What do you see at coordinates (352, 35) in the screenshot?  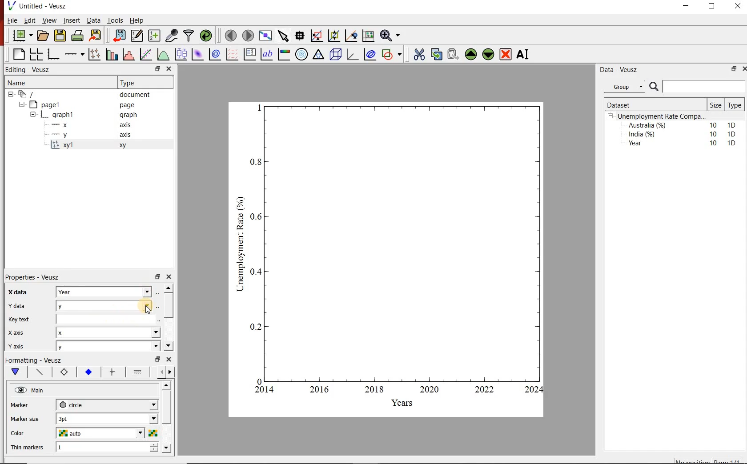 I see `click to recenter graph axes` at bounding box center [352, 35].